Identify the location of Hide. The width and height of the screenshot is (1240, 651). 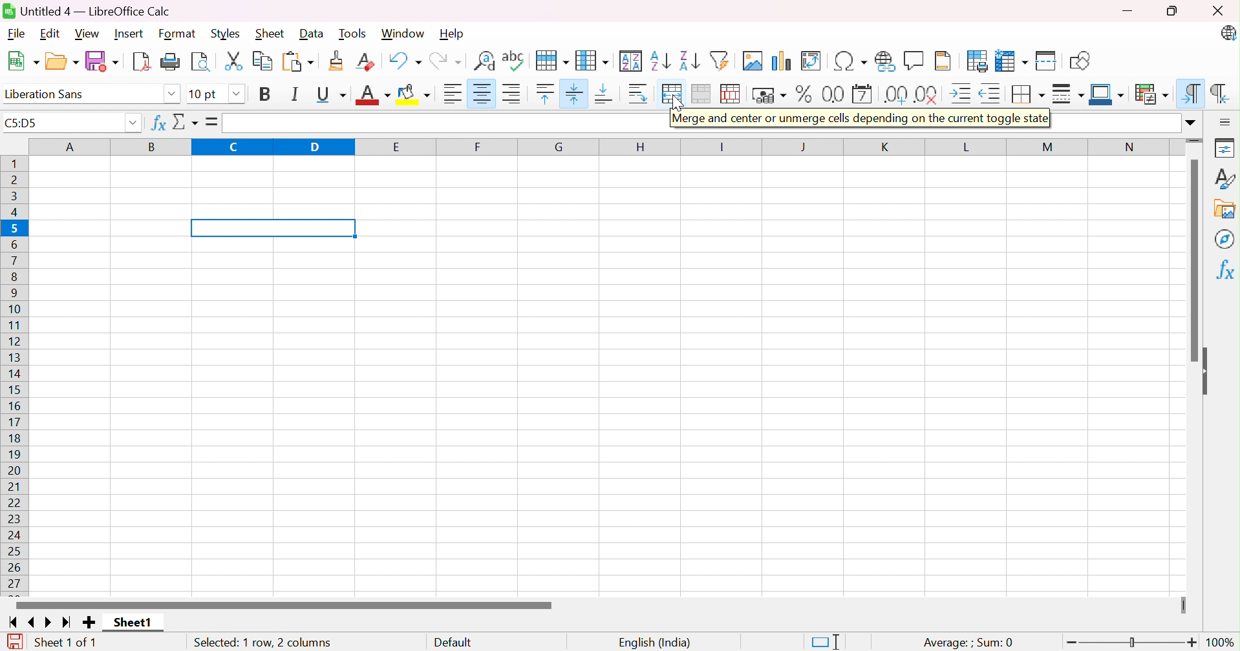
(1209, 371).